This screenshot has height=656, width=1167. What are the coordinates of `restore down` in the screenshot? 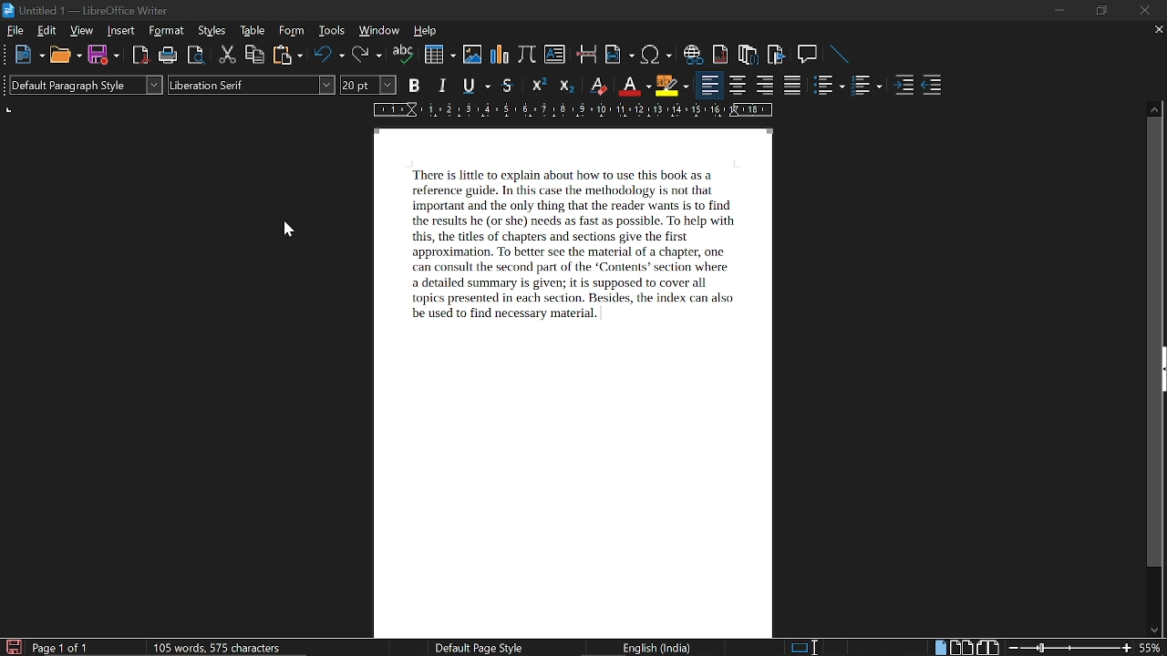 It's located at (1100, 11).